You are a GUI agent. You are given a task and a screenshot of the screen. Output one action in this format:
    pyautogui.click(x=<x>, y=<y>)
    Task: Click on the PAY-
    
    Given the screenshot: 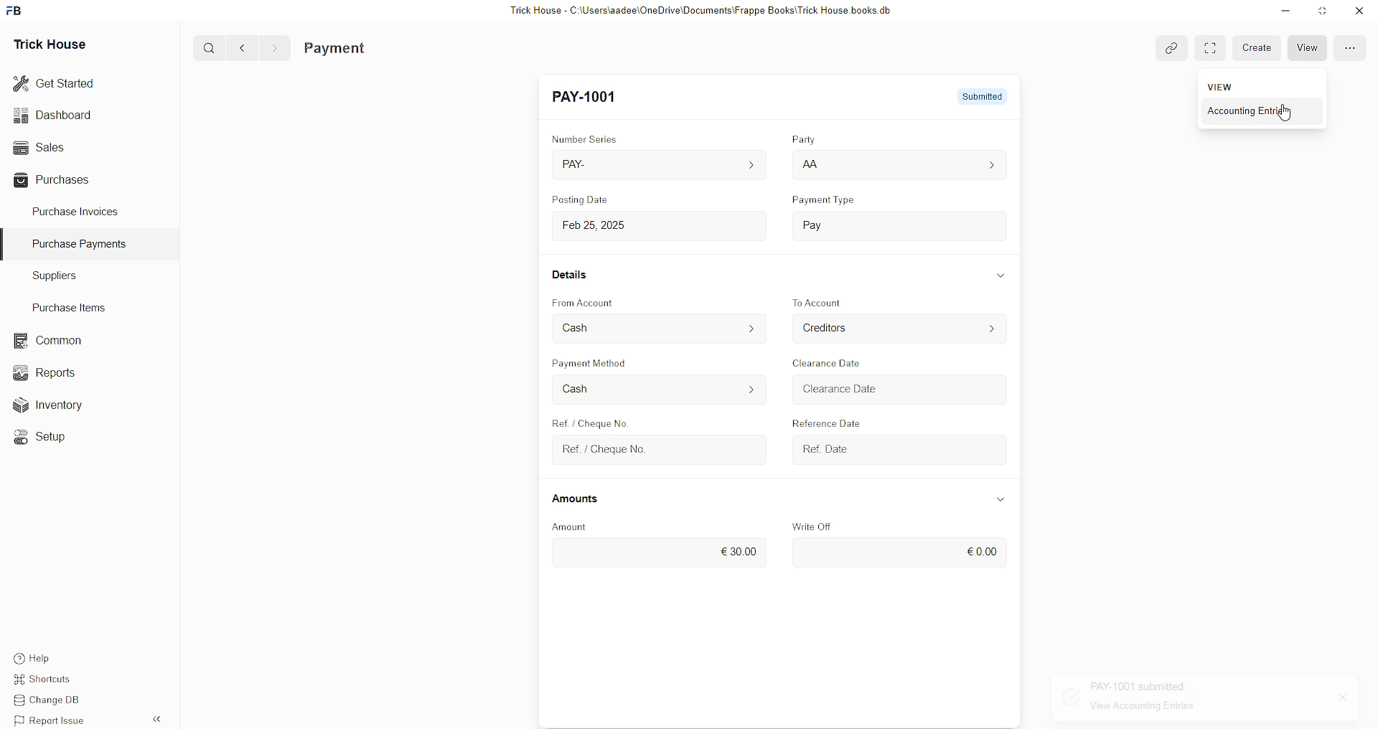 What is the action you would take?
    pyautogui.click(x=586, y=166)
    